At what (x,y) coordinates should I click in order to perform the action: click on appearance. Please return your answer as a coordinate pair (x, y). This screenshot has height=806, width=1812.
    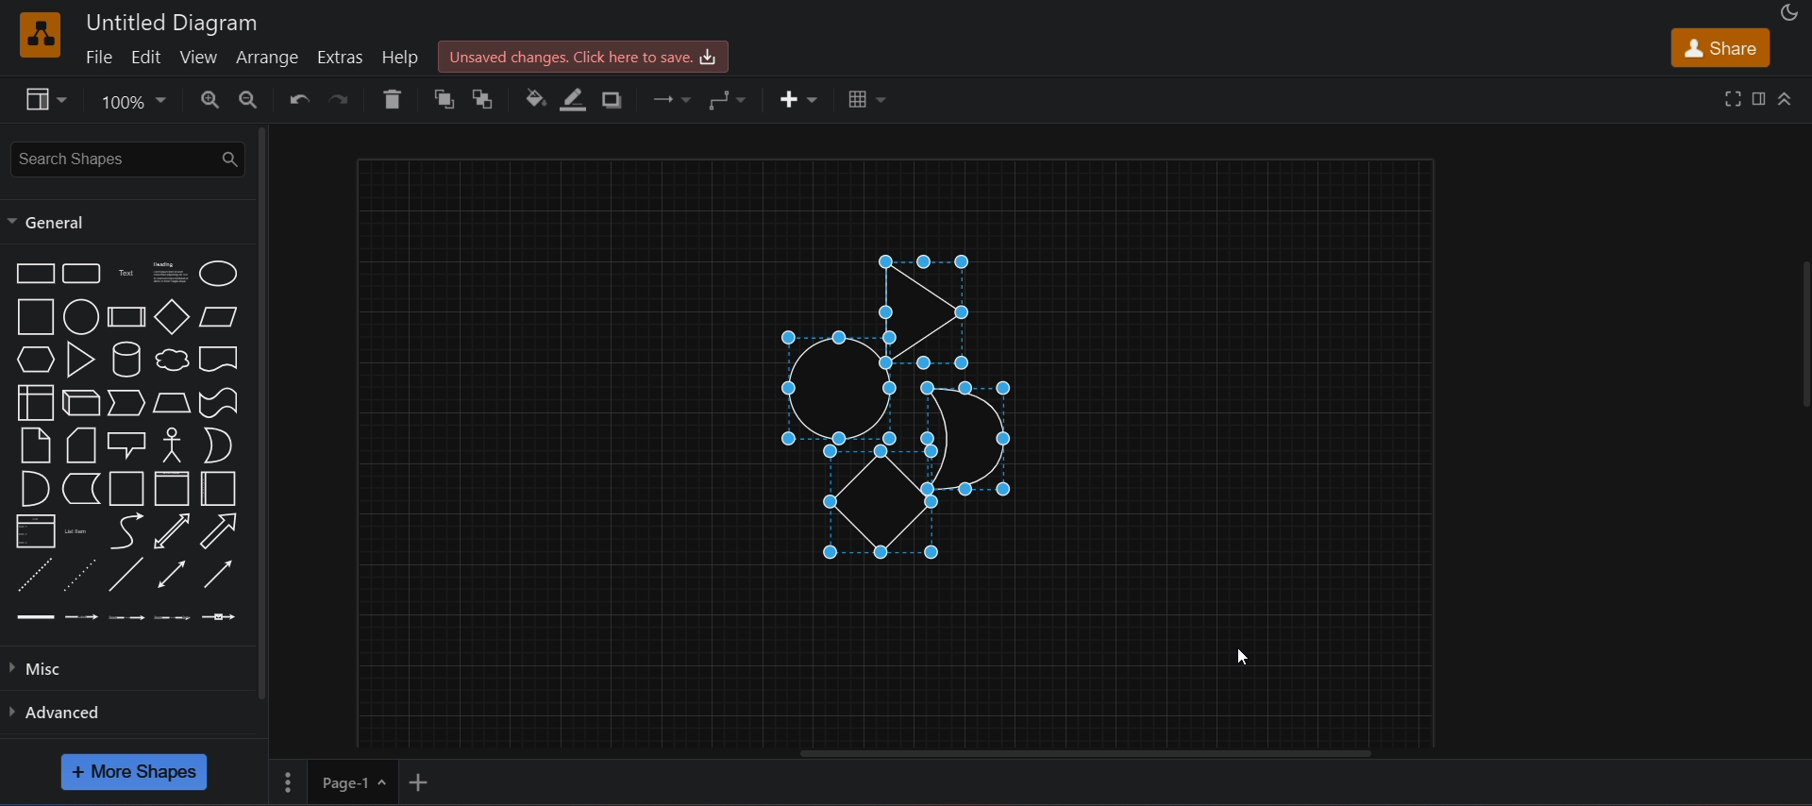
    Looking at the image, I should click on (1791, 11).